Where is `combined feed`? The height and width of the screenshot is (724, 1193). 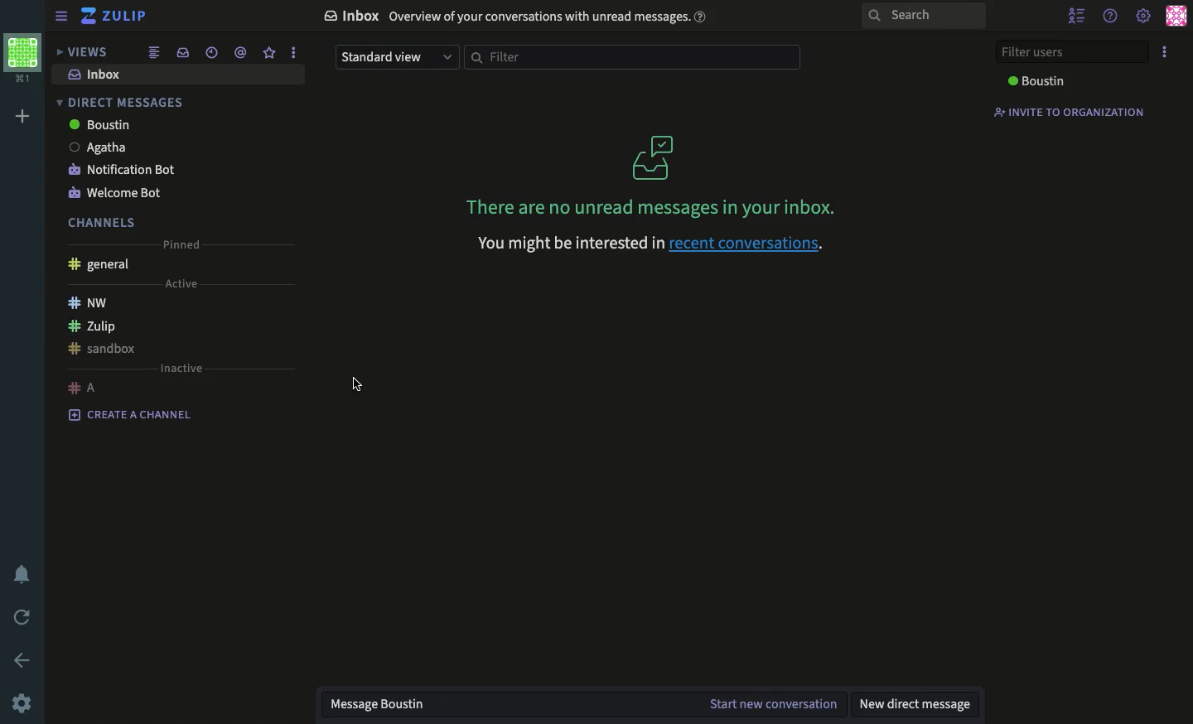 combined feed is located at coordinates (156, 53).